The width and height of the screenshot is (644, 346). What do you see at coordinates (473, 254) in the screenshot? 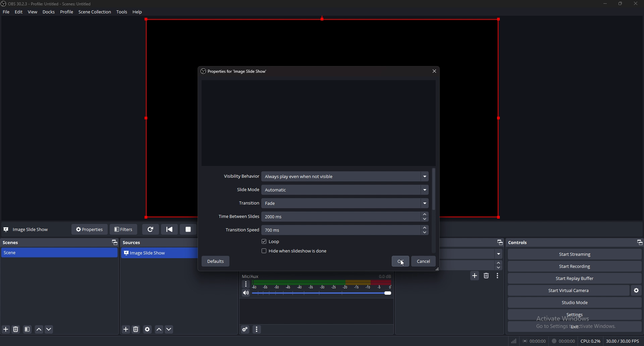
I see `fade` at bounding box center [473, 254].